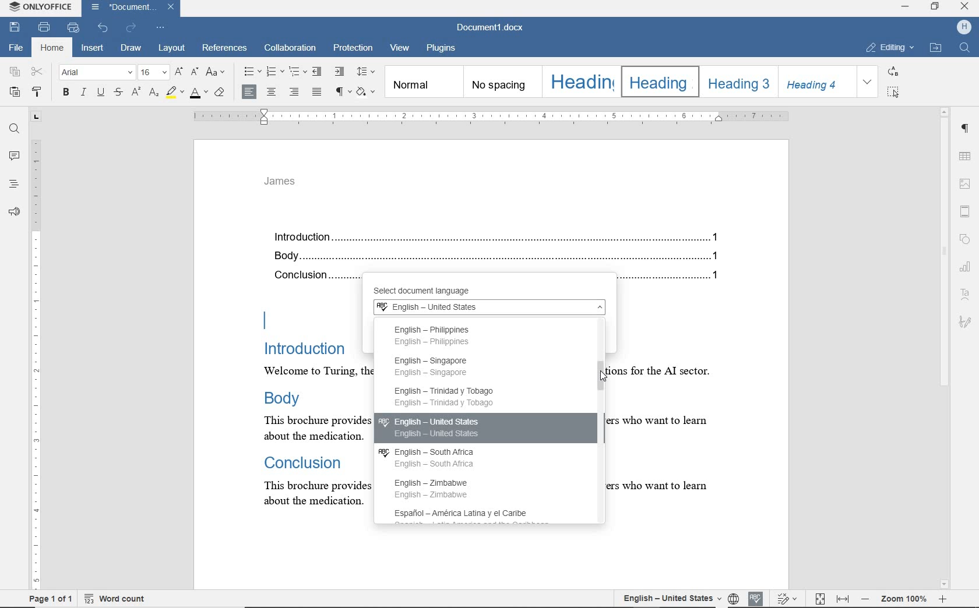  Describe the element at coordinates (967, 240) in the screenshot. I see `shapes` at that location.